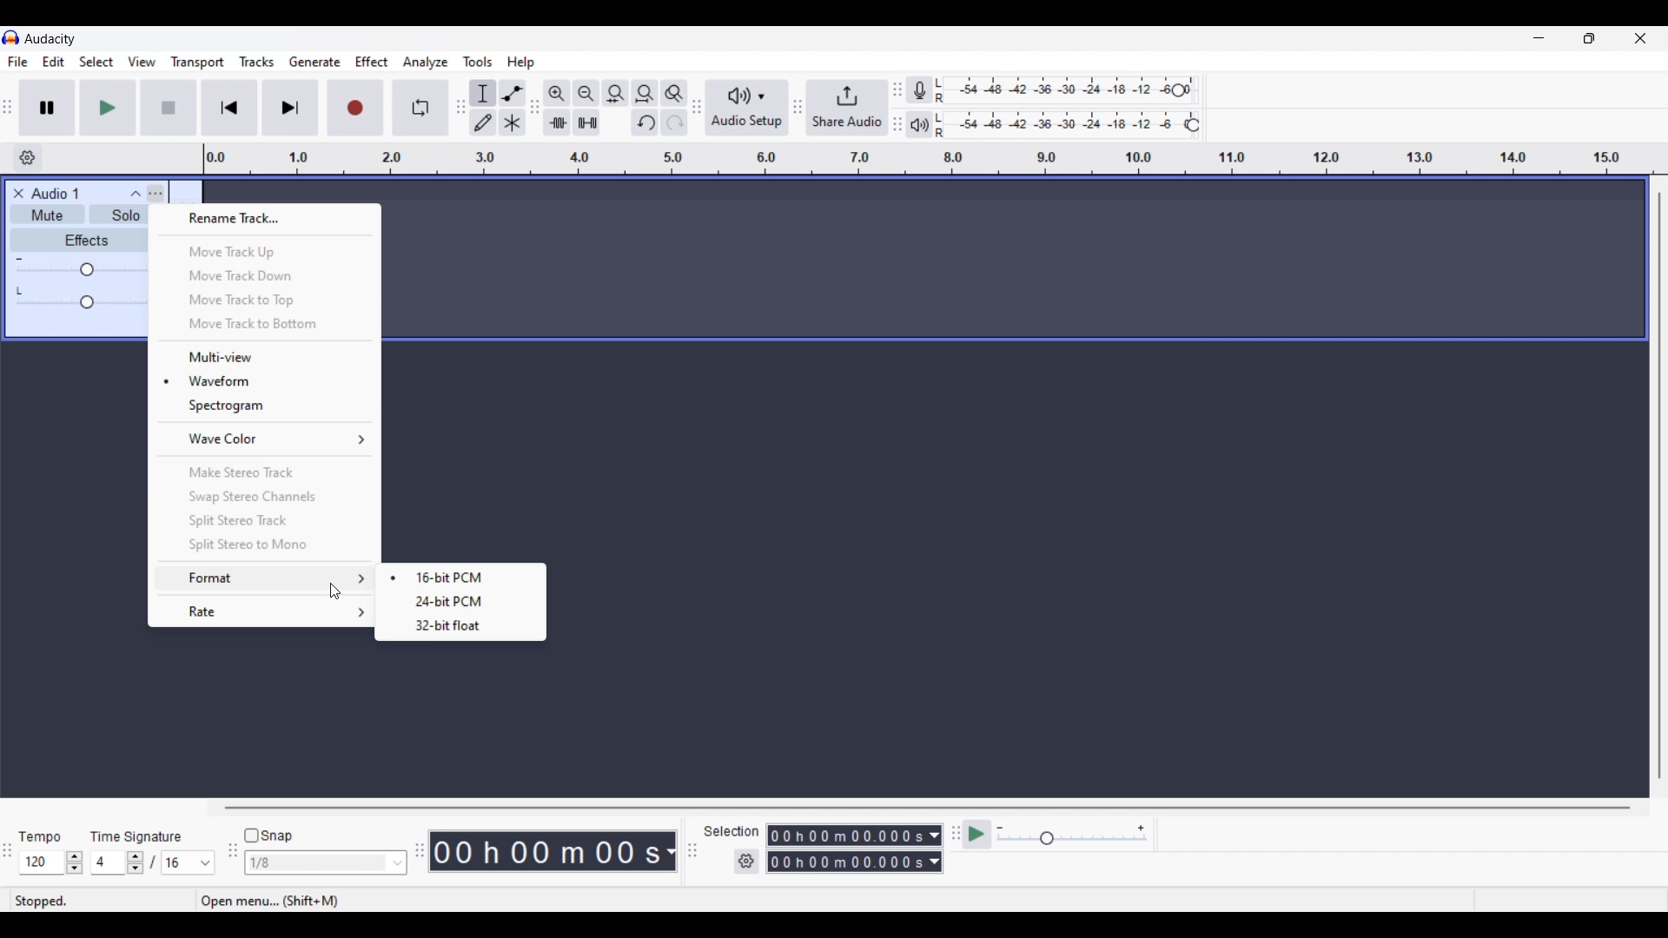 Image resolution: width=1668 pixels, height=938 pixels. I want to click on Undo, so click(645, 122).